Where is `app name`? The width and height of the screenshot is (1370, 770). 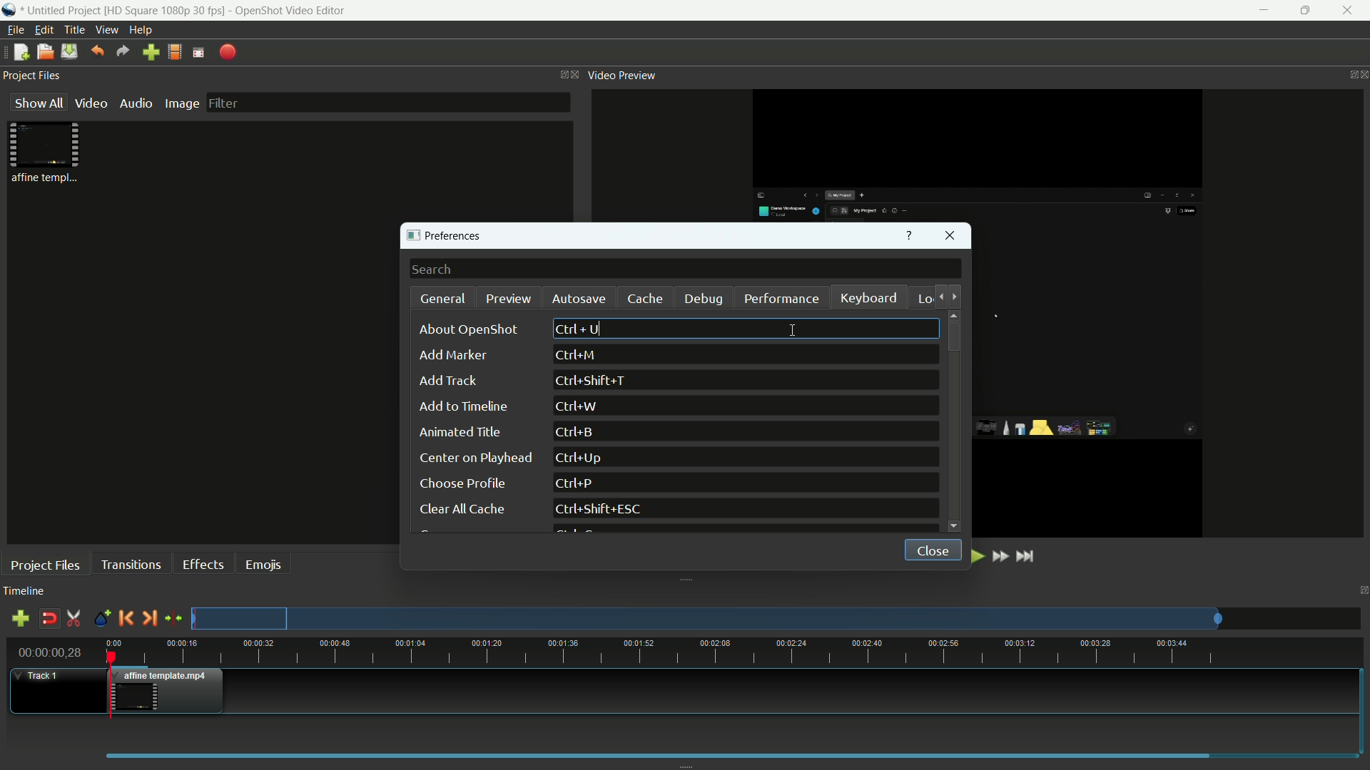 app name is located at coordinates (290, 10).